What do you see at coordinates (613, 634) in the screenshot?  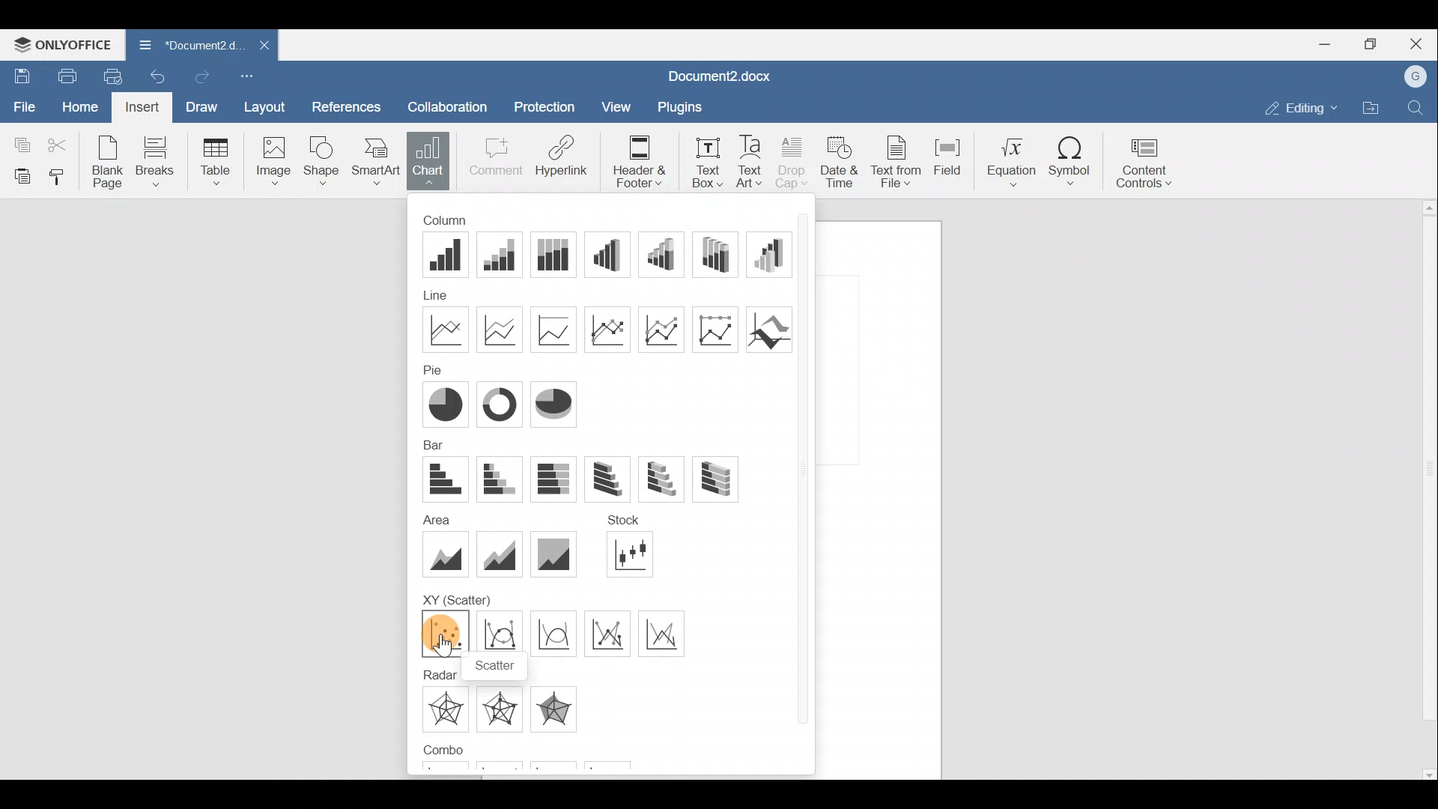 I see `Scatter with straight lines & markers` at bounding box center [613, 634].